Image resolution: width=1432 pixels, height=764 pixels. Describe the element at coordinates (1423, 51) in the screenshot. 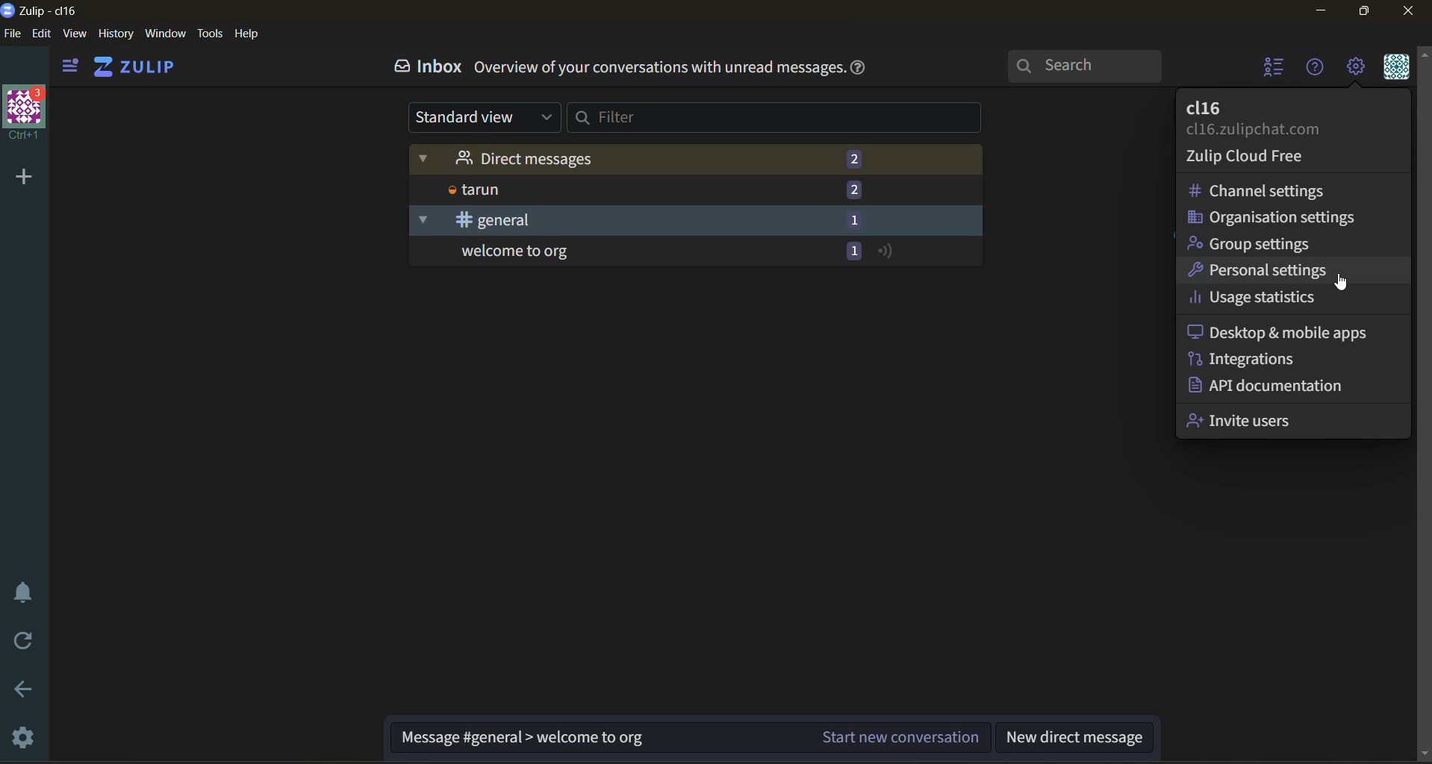

I see `scroll up` at that location.